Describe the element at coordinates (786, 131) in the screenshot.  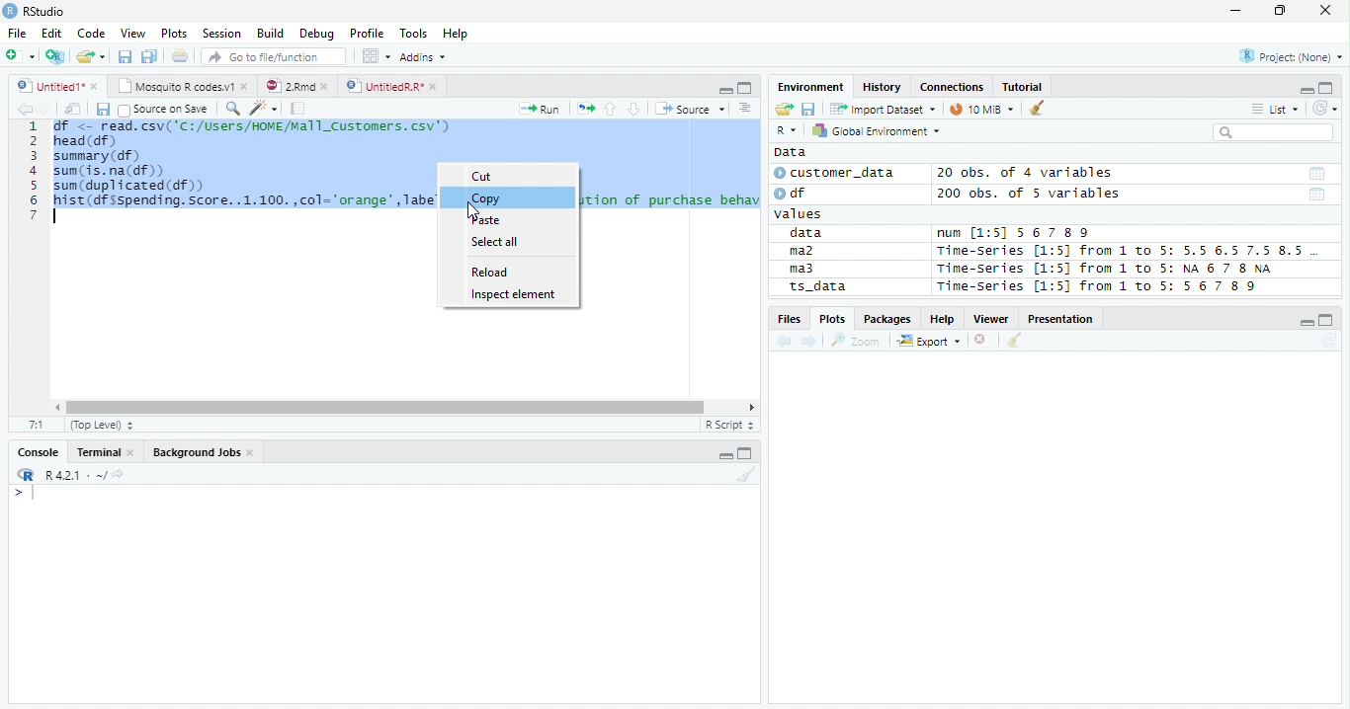
I see `R` at that location.